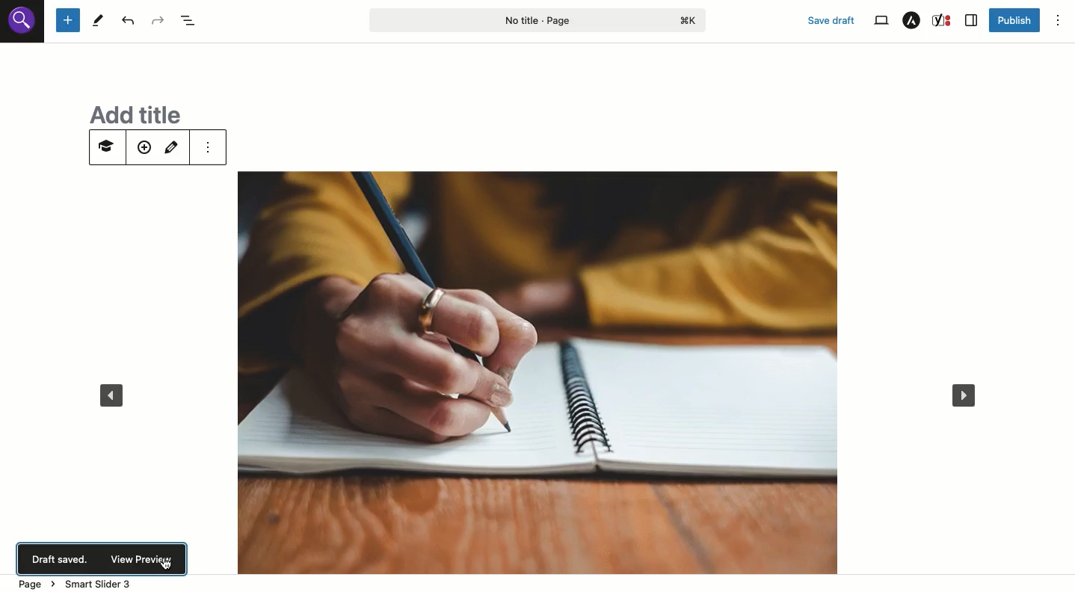 The image size is (1075, 592). What do you see at coordinates (68, 21) in the screenshot?
I see `Add block` at bounding box center [68, 21].